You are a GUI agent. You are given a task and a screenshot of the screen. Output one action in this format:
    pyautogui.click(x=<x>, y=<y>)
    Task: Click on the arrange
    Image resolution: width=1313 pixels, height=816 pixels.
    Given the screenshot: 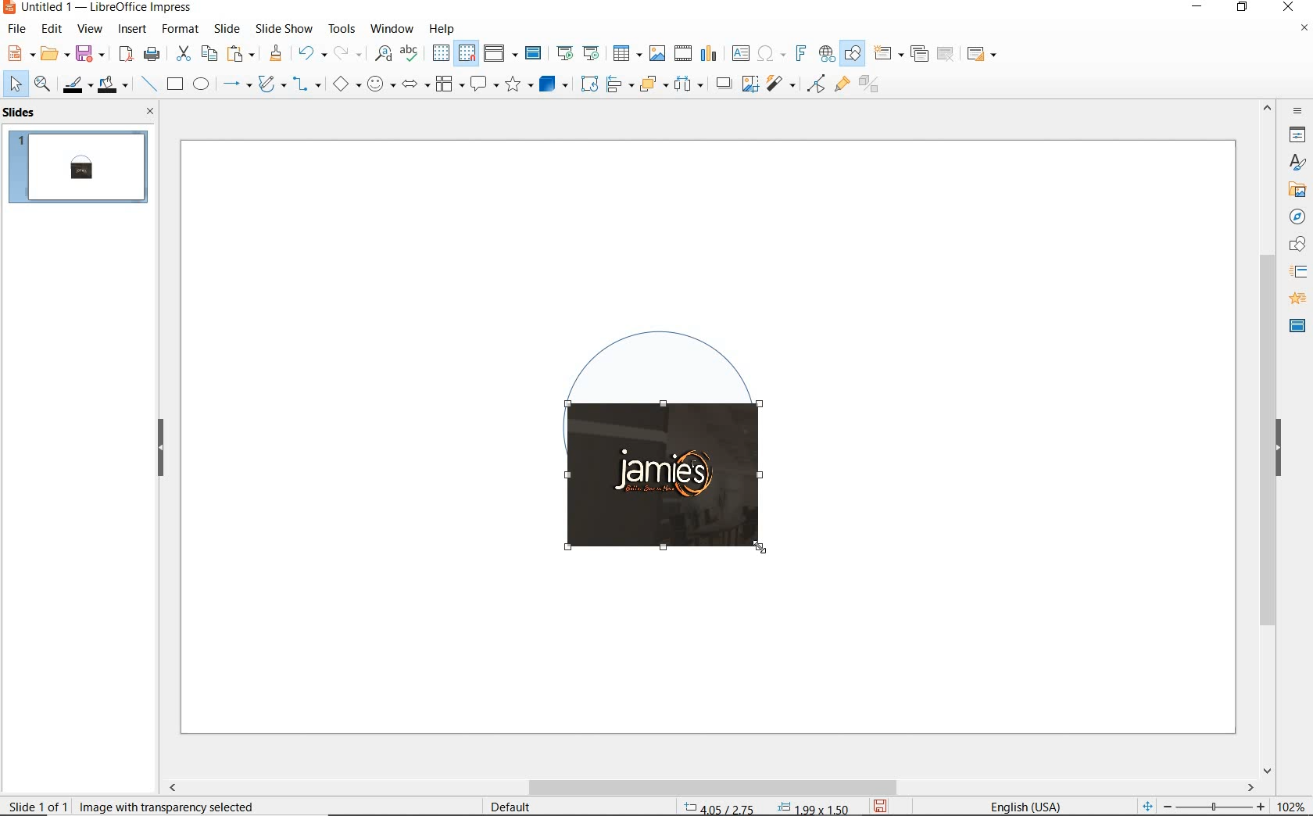 What is the action you would take?
    pyautogui.click(x=650, y=83)
    